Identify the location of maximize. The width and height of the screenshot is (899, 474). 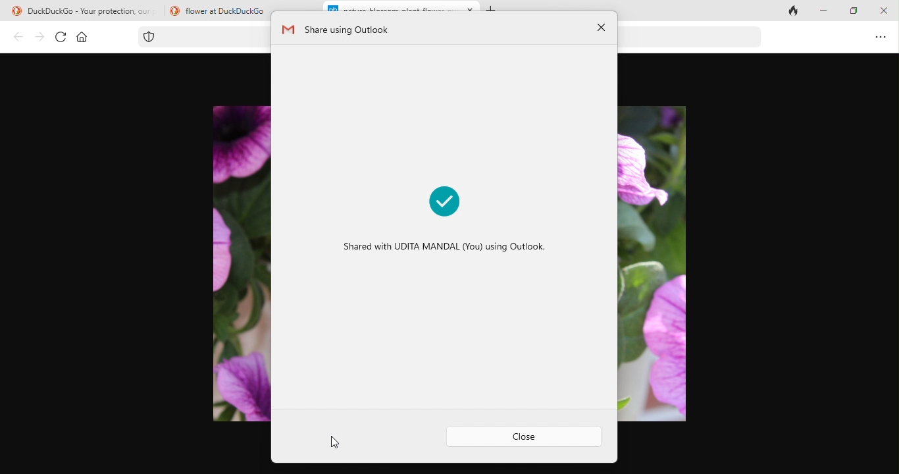
(851, 14).